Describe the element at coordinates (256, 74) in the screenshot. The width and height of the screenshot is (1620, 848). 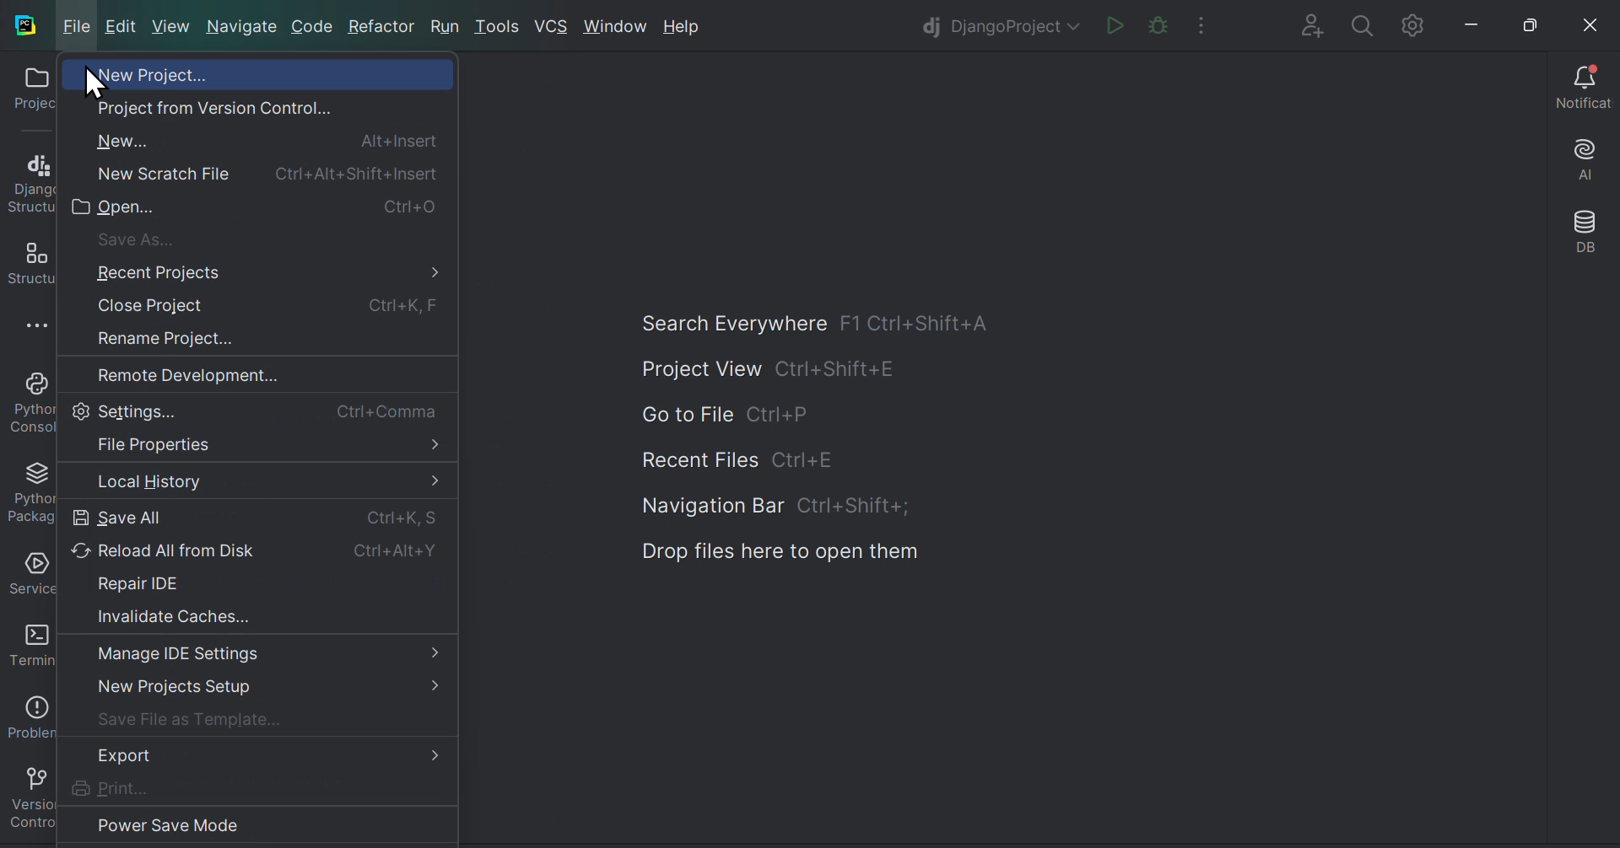
I see `New project` at that location.